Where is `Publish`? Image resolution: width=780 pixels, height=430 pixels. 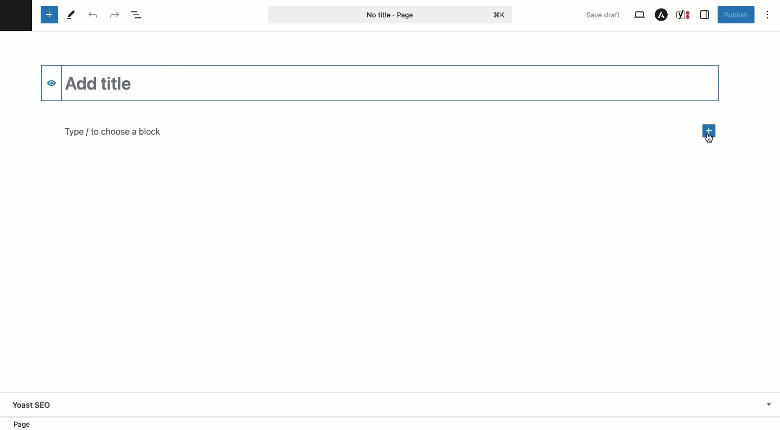 Publish is located at coordinates (736, 16).